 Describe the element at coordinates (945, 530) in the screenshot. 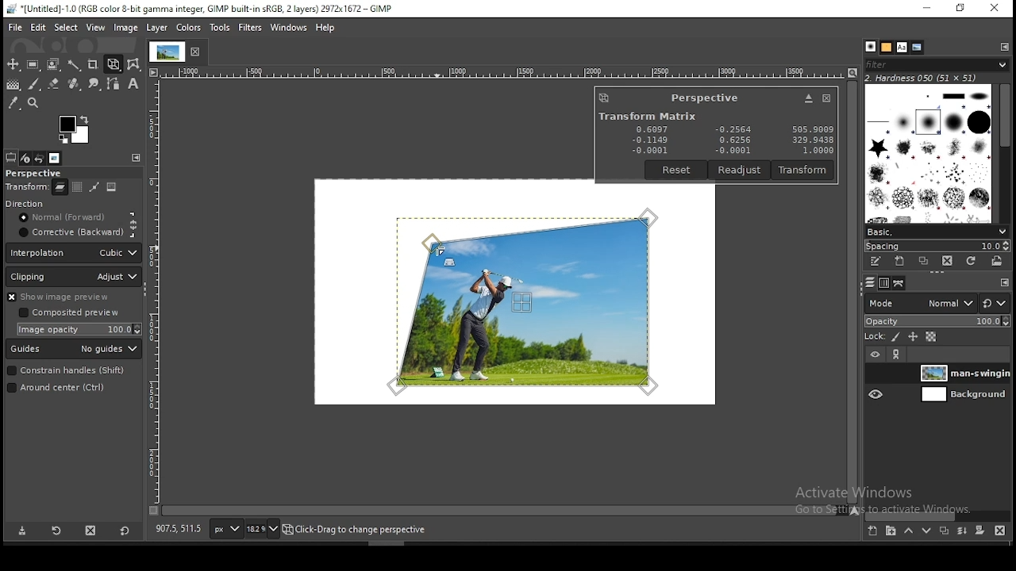

I see `duplicate layer` at that location.